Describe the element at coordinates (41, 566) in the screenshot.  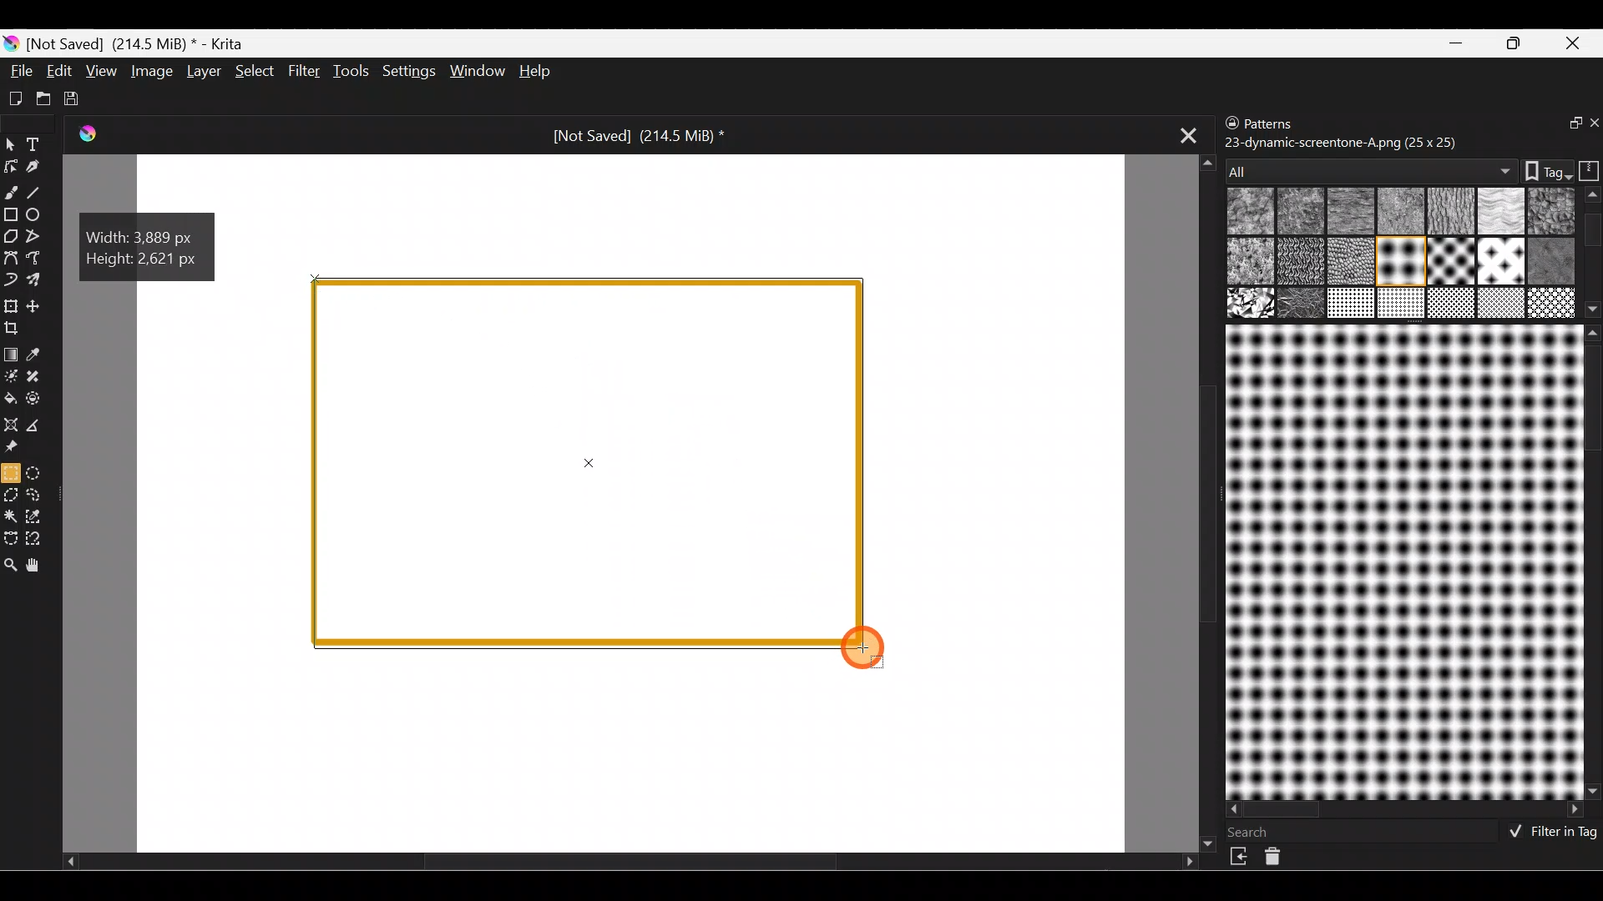
I see `Pan tool` at that location.